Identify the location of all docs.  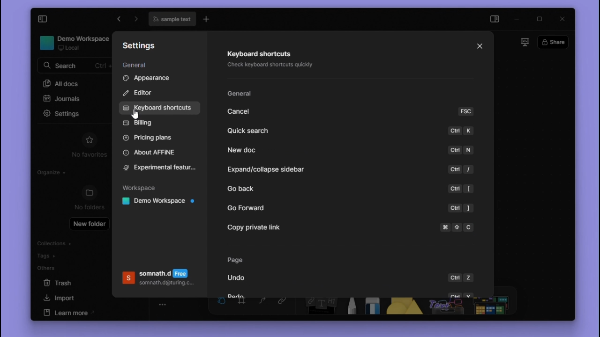
(75, 82).